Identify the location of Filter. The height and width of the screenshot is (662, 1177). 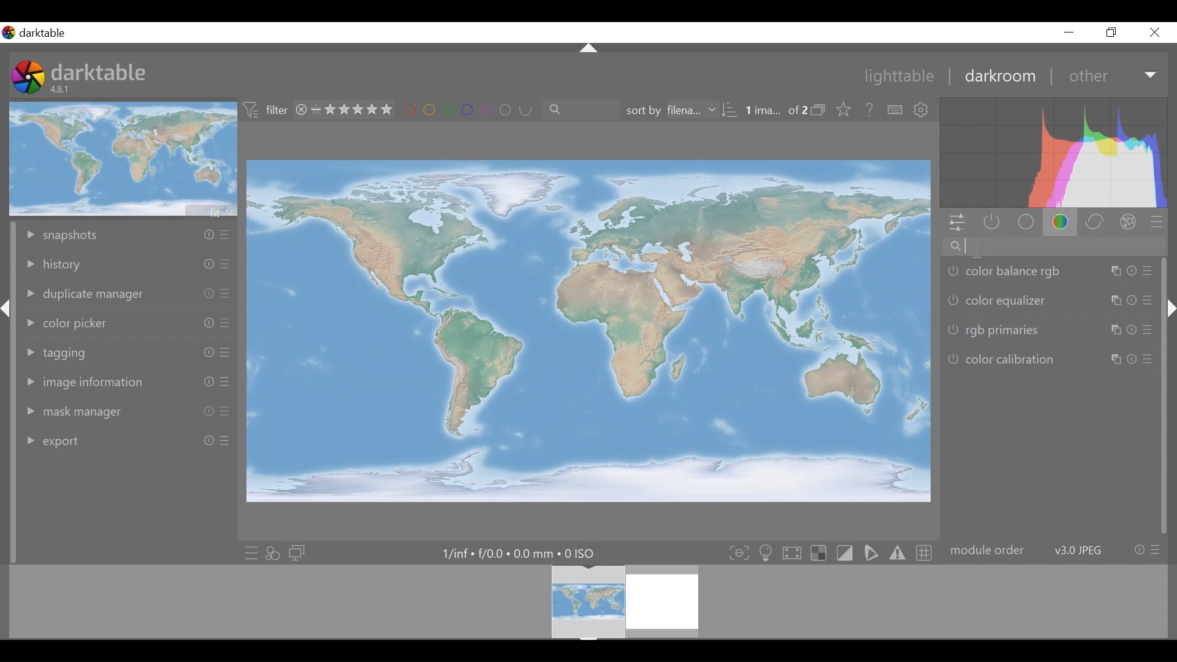
(268, 111).